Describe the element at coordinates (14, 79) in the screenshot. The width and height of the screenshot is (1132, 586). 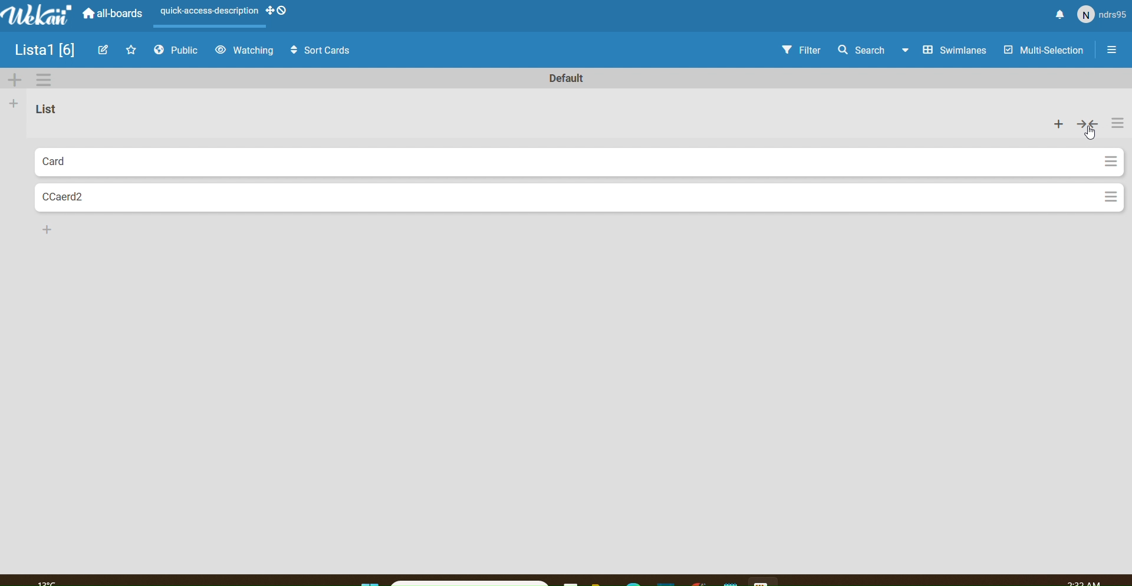
I see `Add` at that location.